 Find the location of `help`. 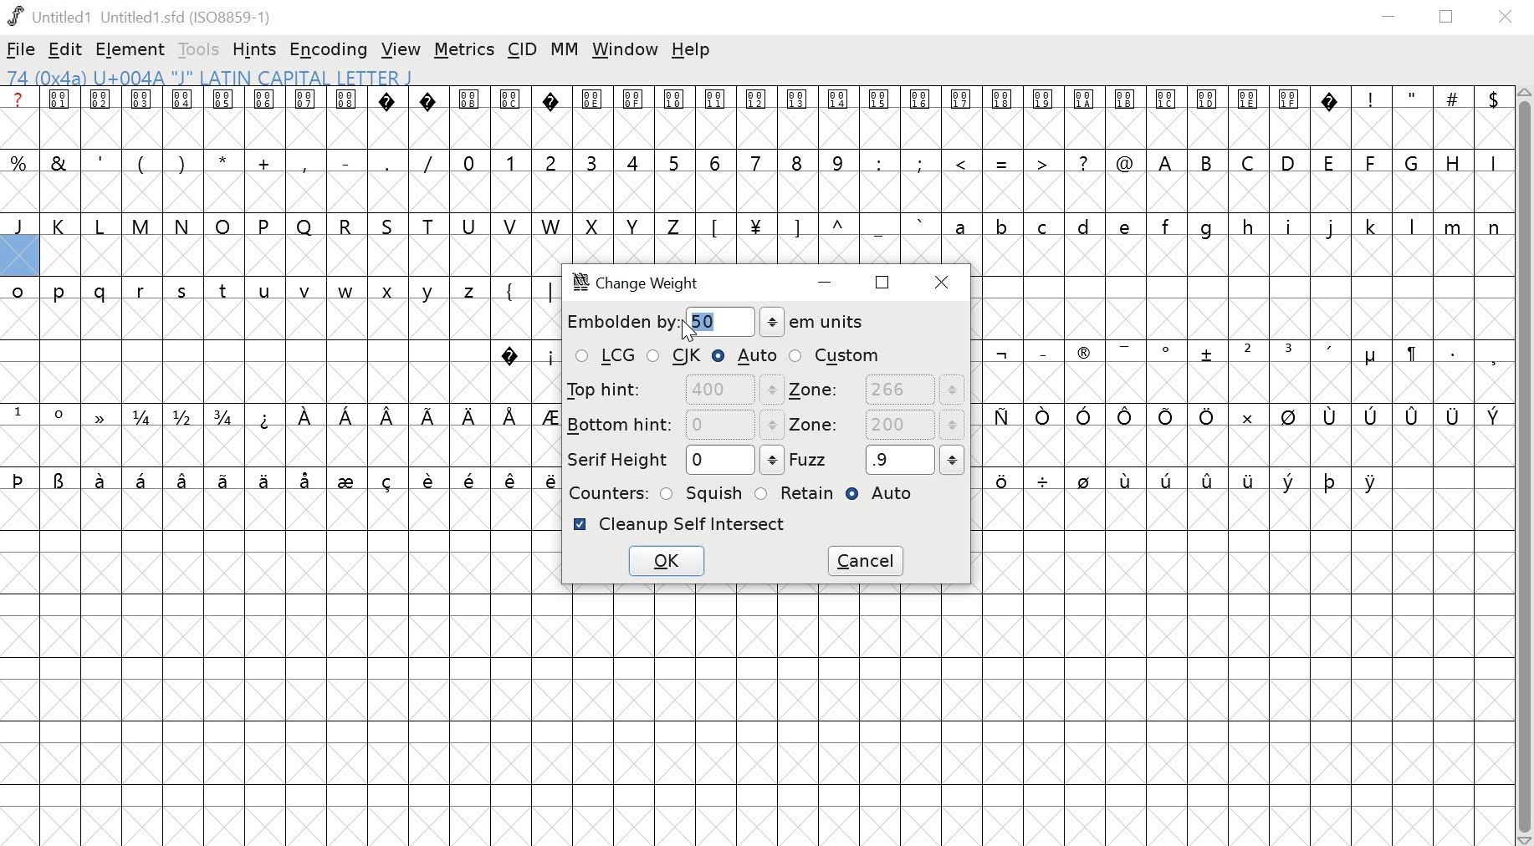

help is located at coordinates (691, 50).